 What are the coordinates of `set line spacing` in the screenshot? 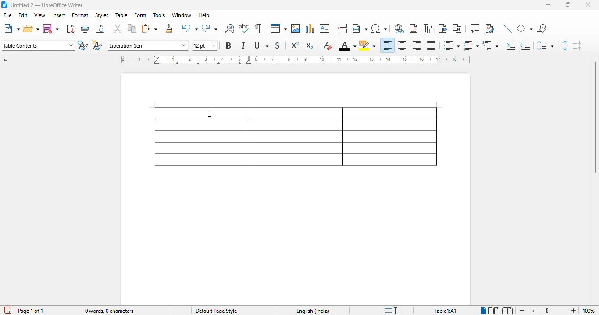 It's located at (545, 45).